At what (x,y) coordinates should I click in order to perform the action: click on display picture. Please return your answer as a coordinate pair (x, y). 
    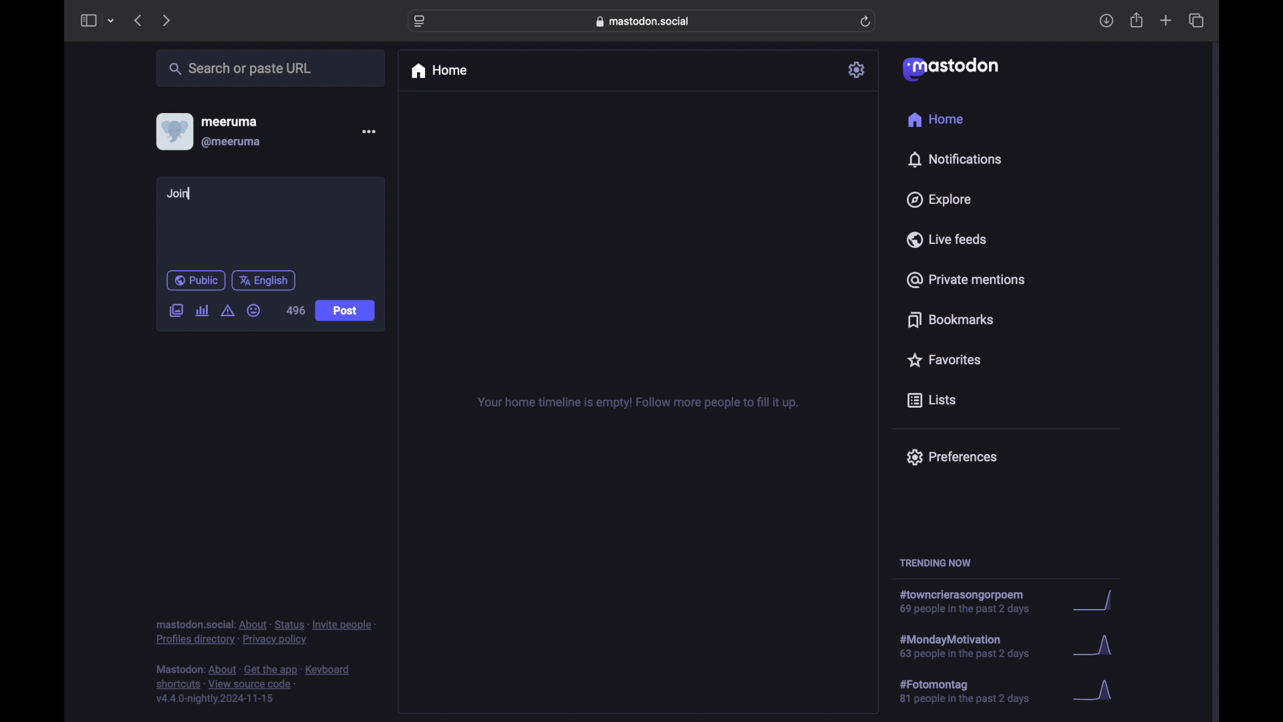
    Looking at the image, I should click on (173, 131).